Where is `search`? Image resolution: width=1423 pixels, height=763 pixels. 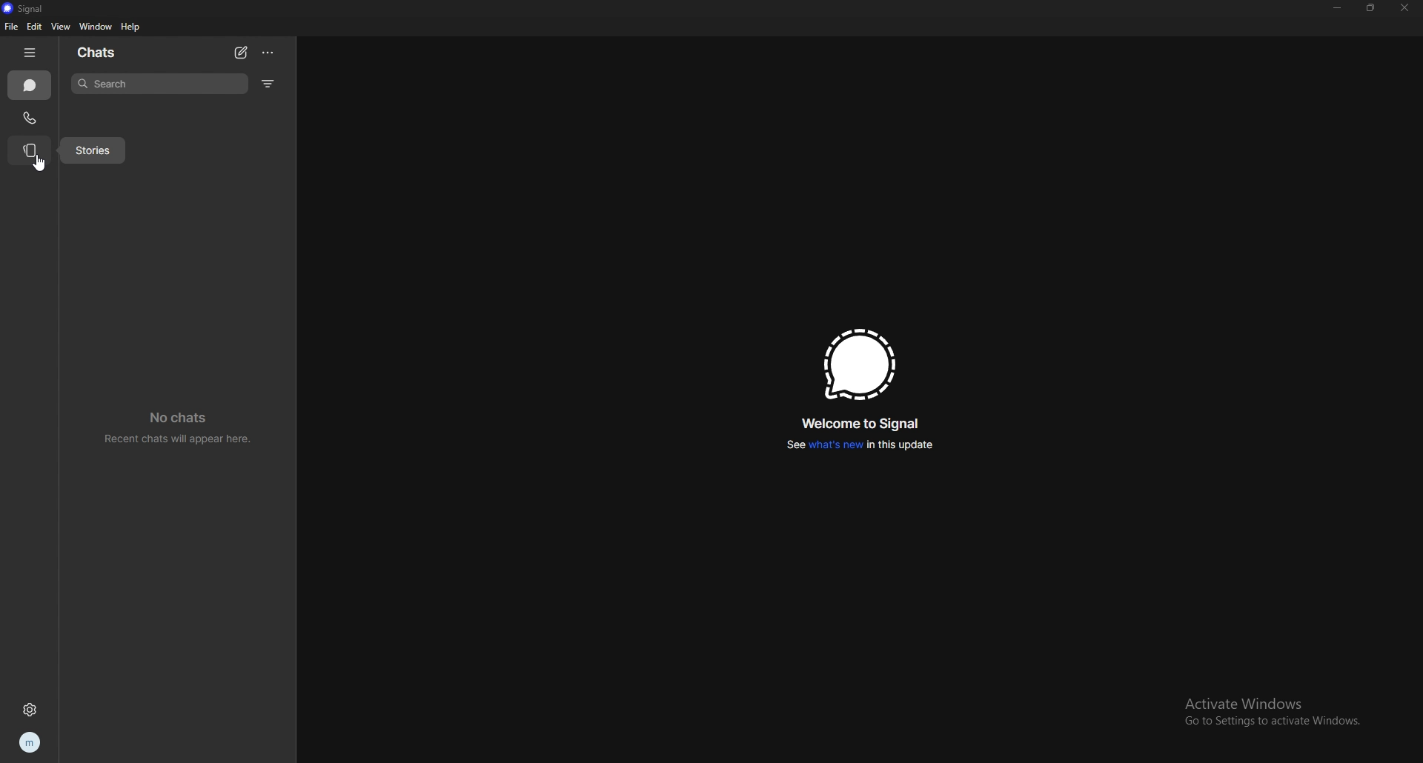
search is located at coordinates (160, 84).